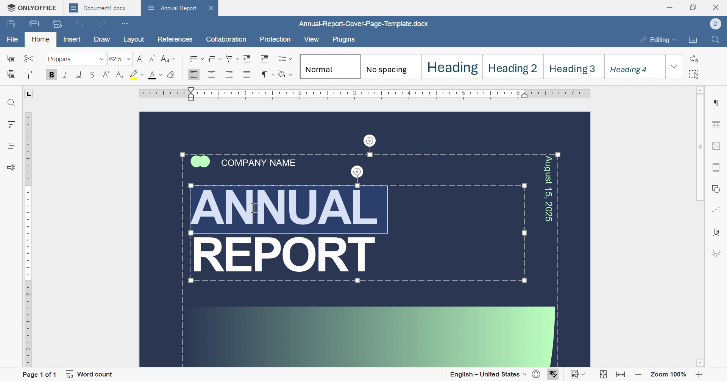 The width and height of the screenshot is (727, 381). Describe the element at coordinates (40, 40) in the screenshot. I see `home` at that location.